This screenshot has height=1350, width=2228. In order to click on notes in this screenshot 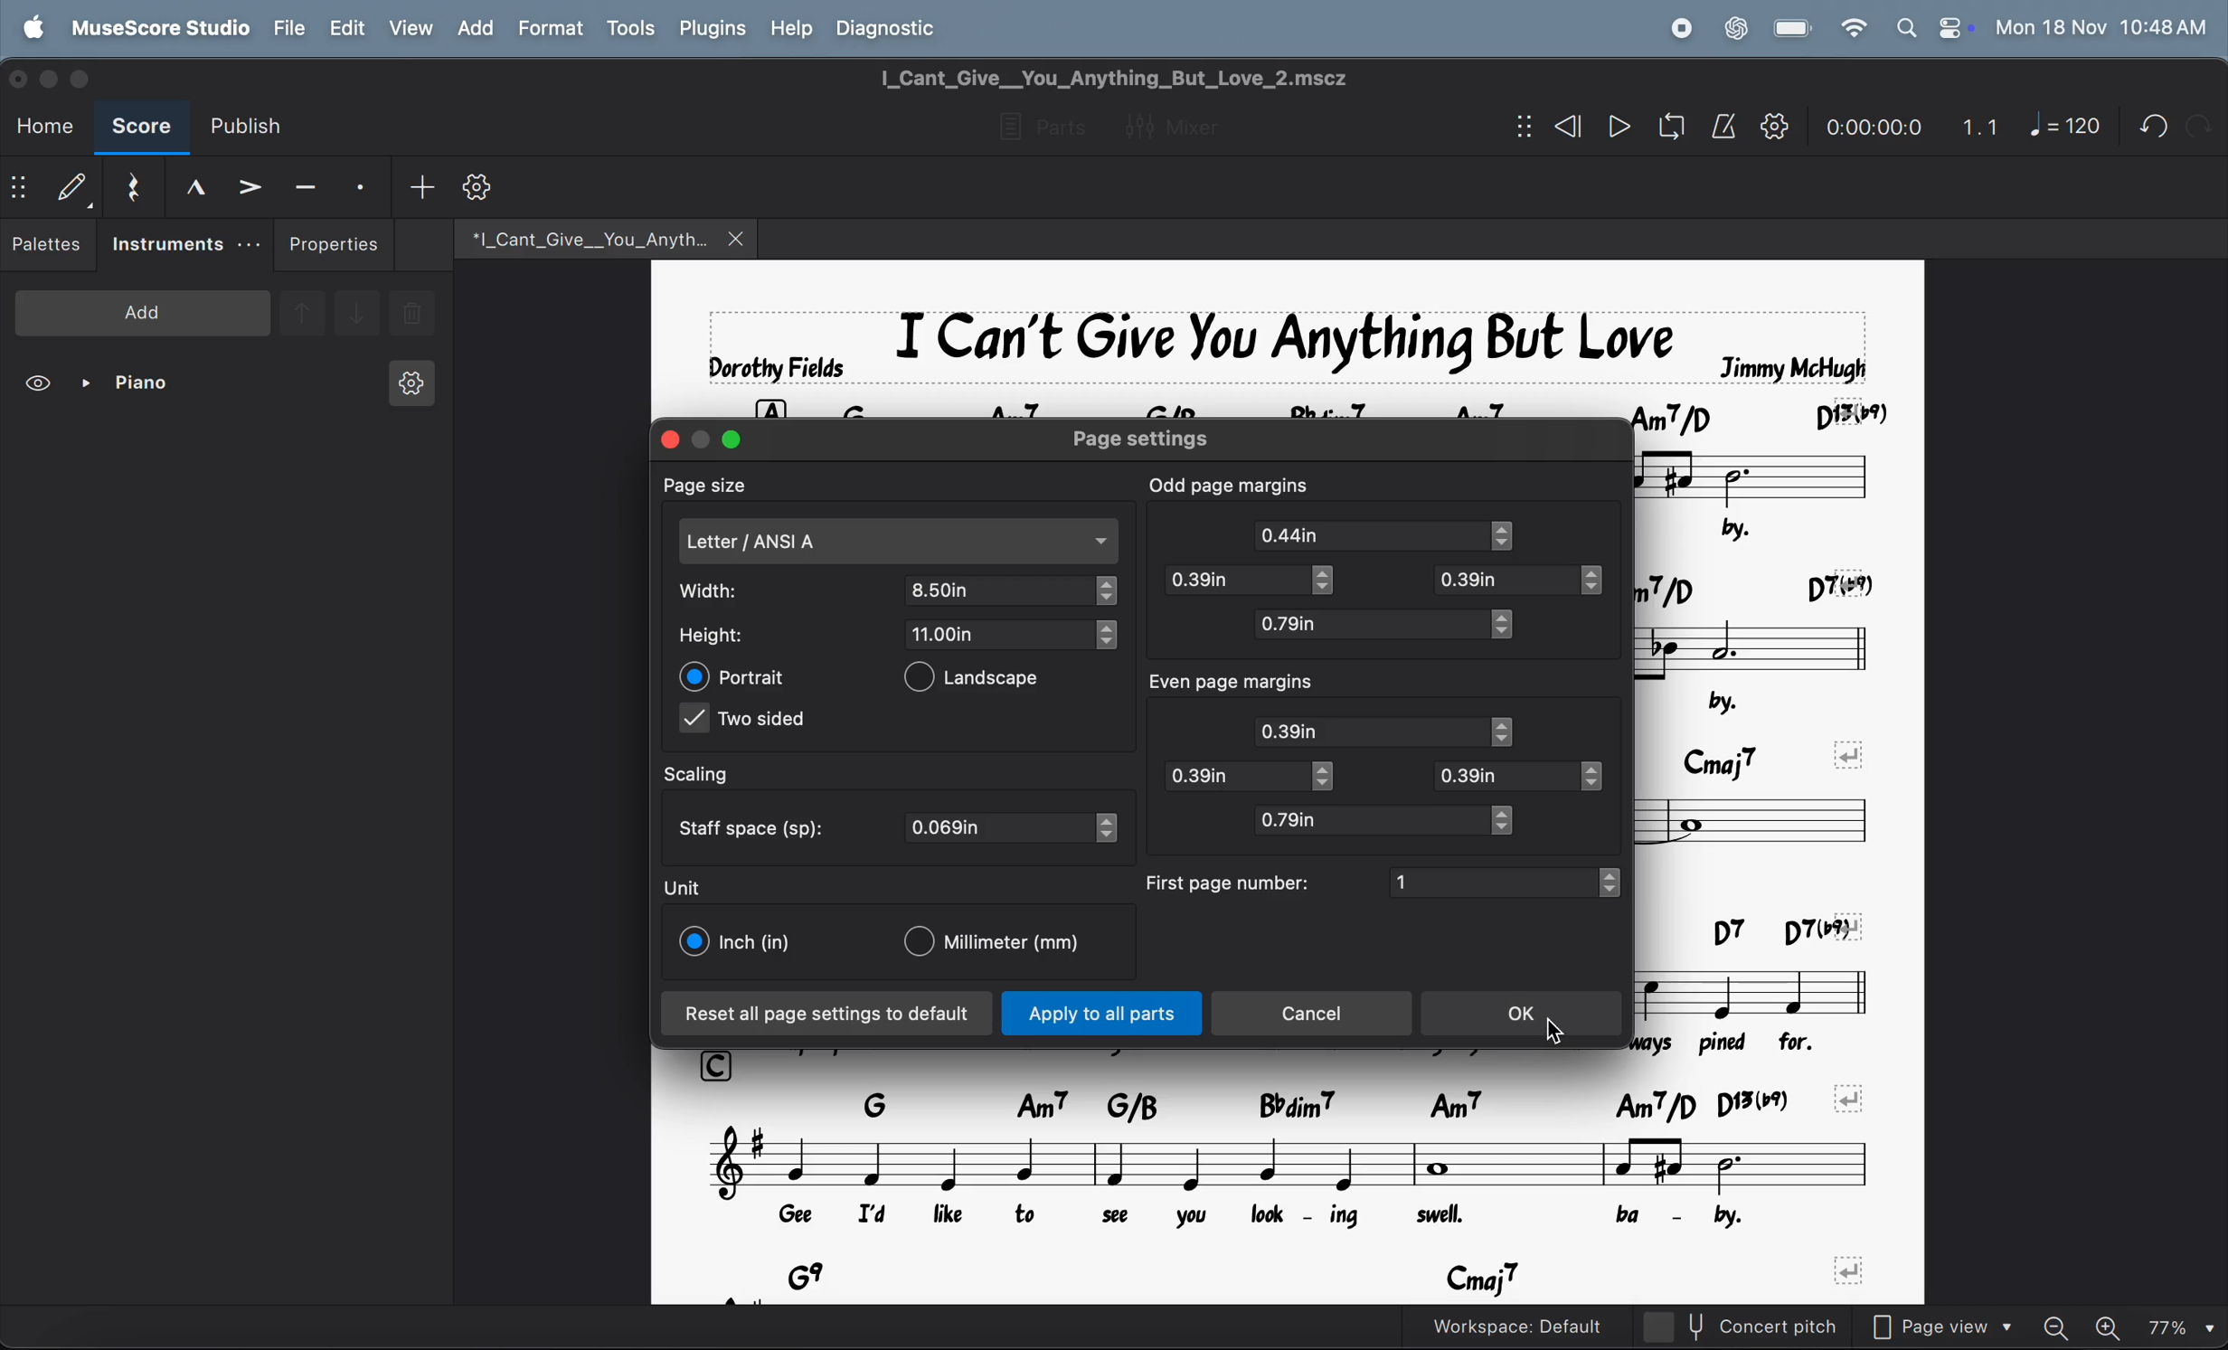, I will do `click(1774, 474)`.